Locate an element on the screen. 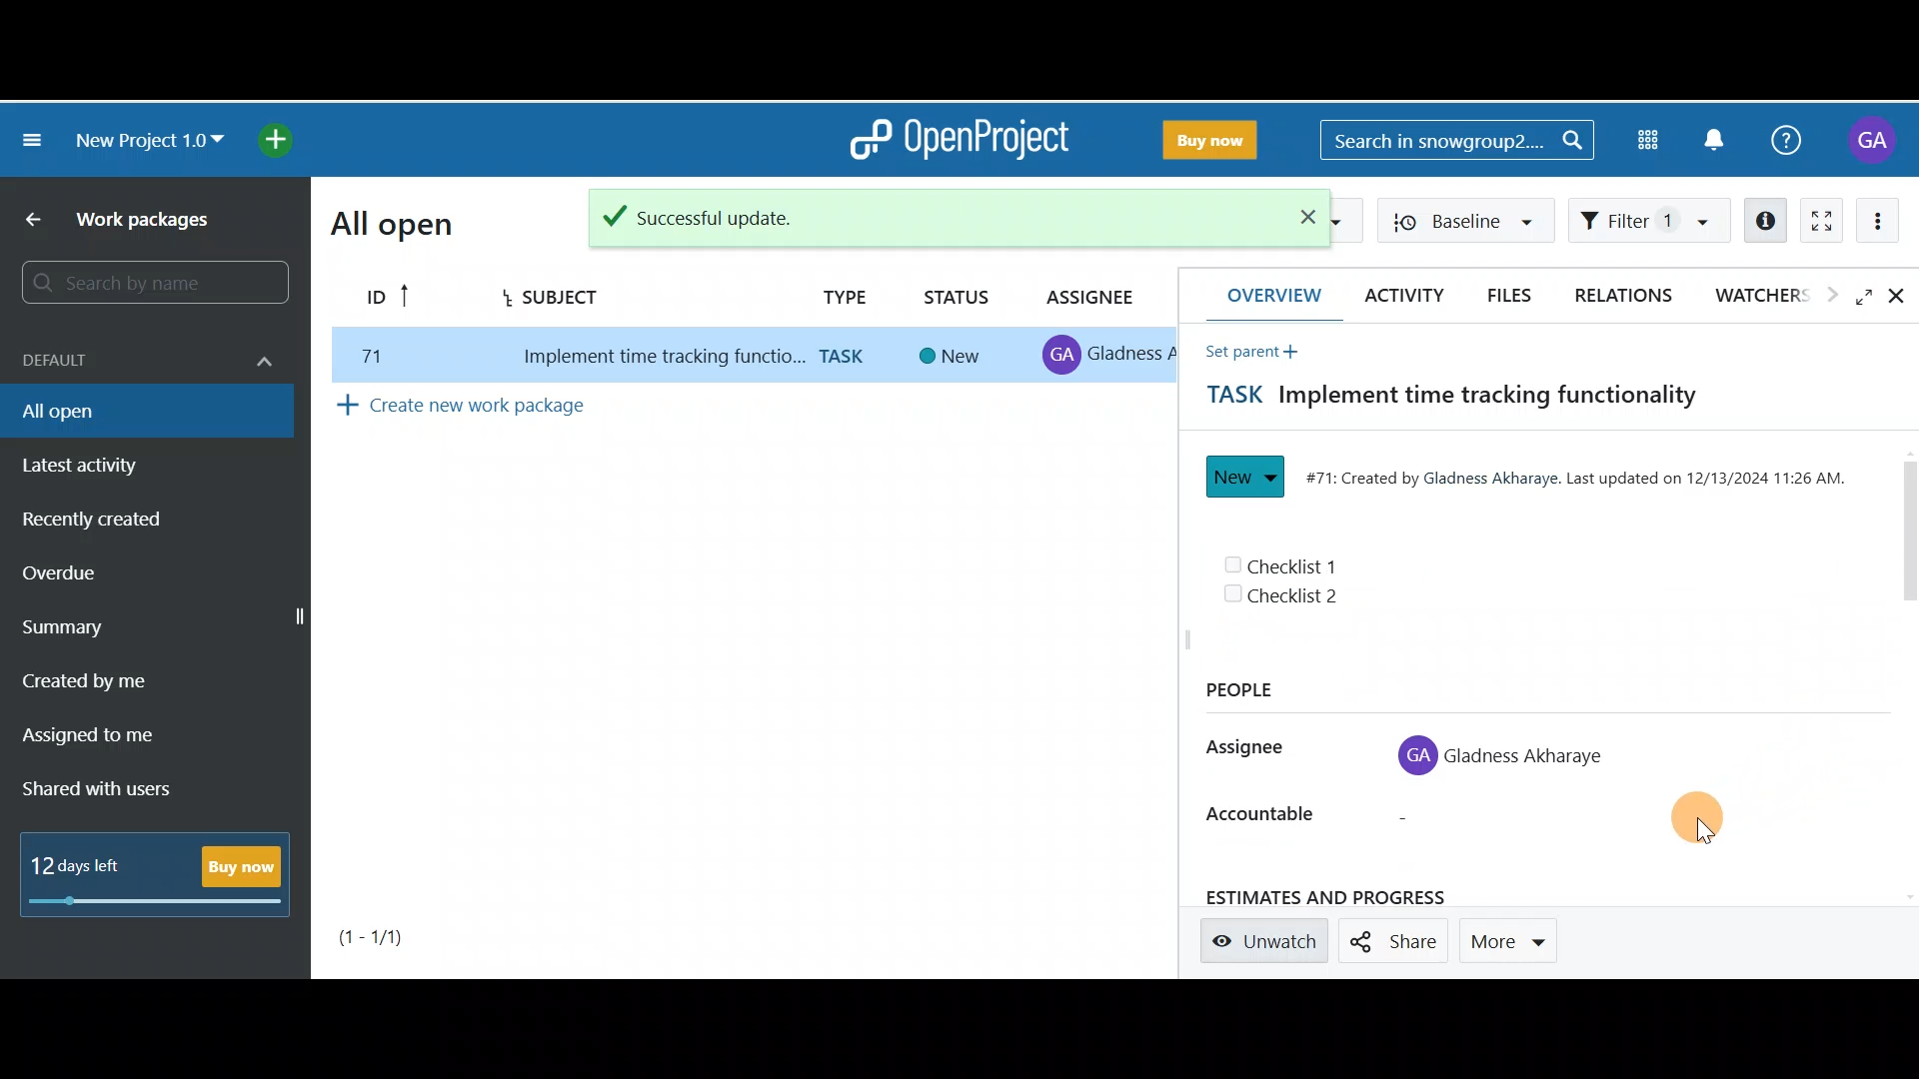 The width and height of the screenshot is (1919, 1079). 77 is located at coordinates (367, 356).